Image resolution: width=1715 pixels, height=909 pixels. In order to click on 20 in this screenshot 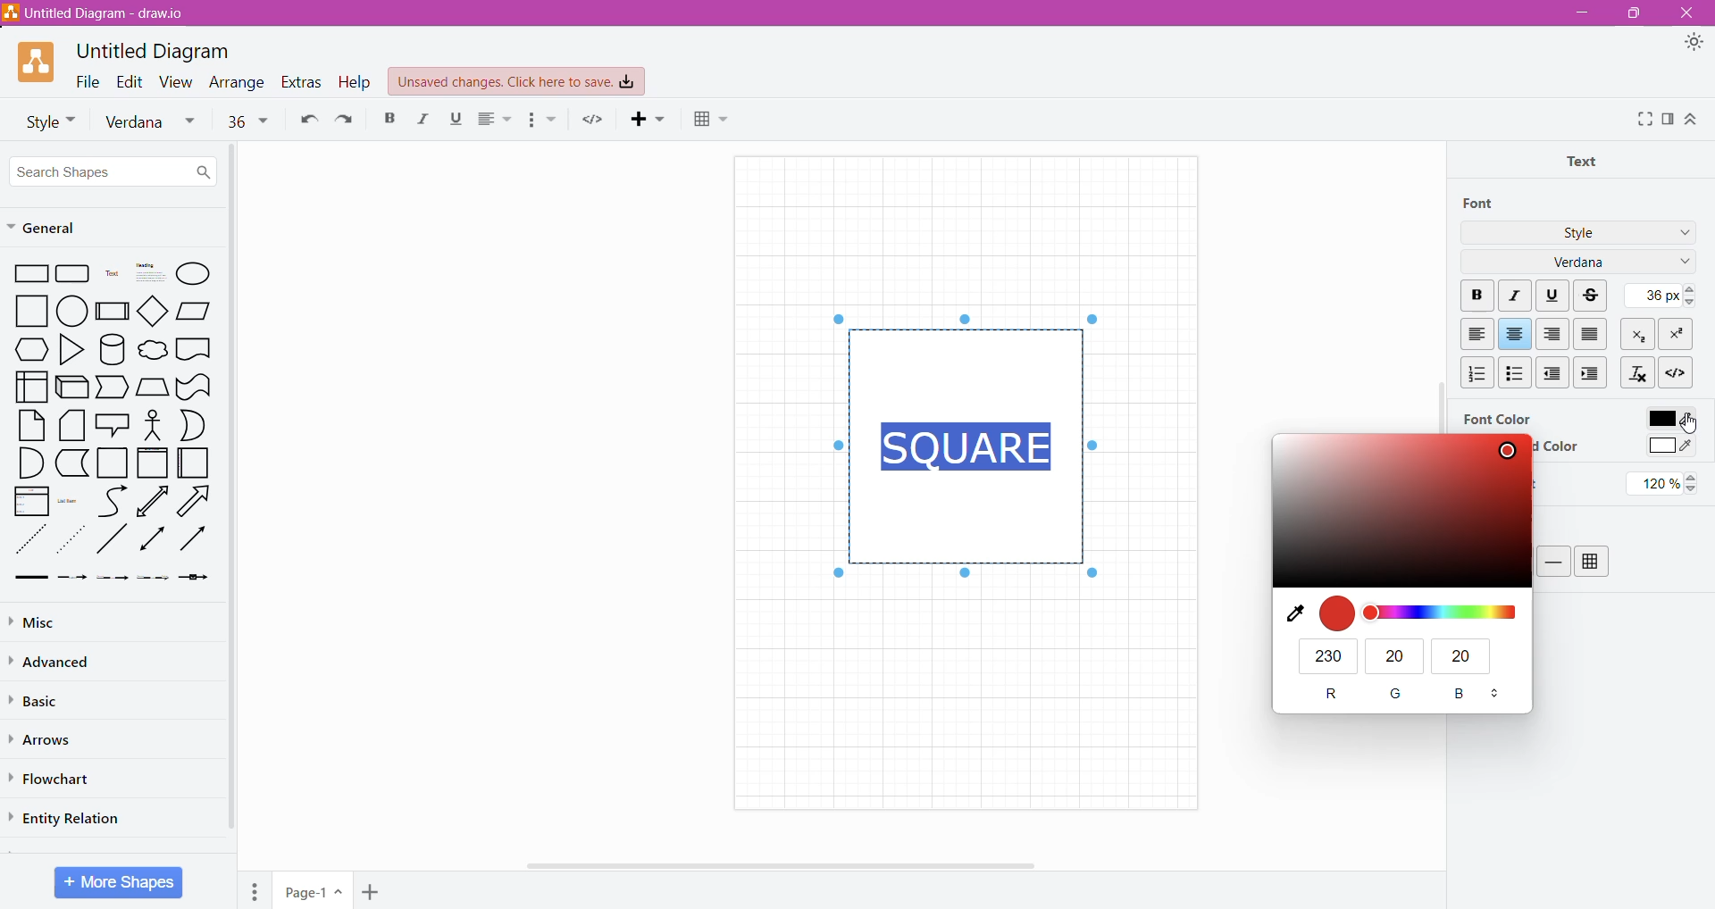, I will do `click(1395, 655)`.